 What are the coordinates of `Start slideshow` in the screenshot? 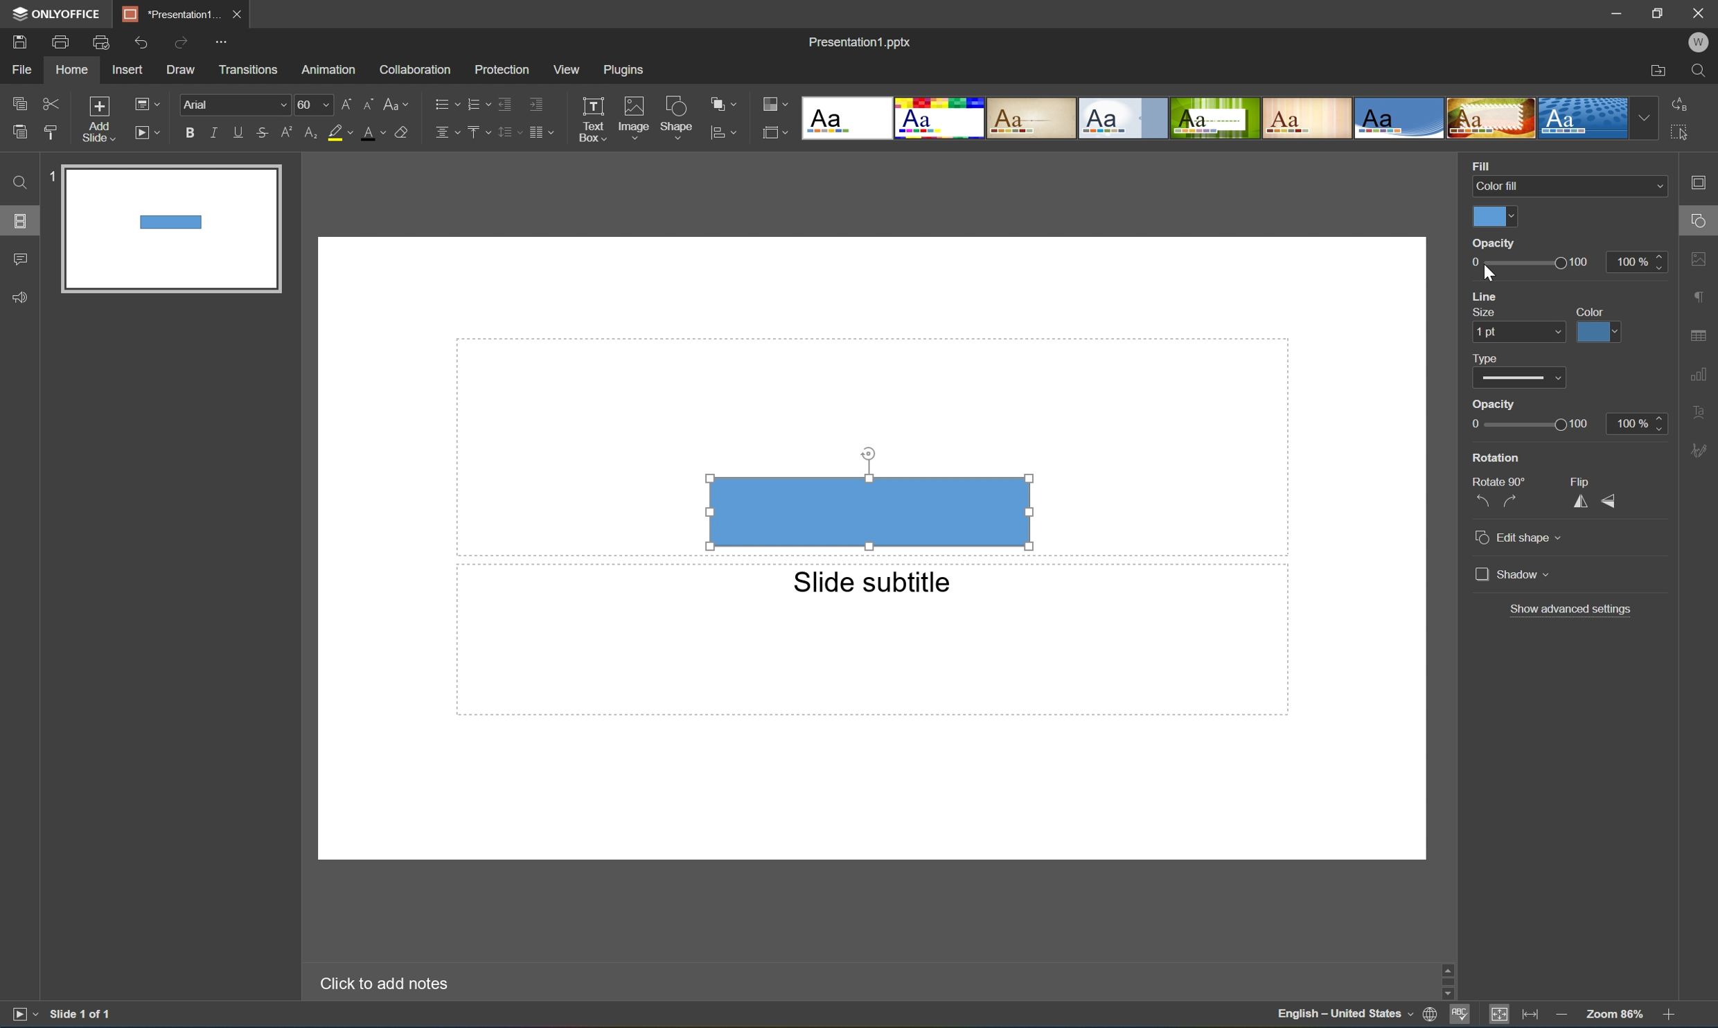 It's located at (150, 133).